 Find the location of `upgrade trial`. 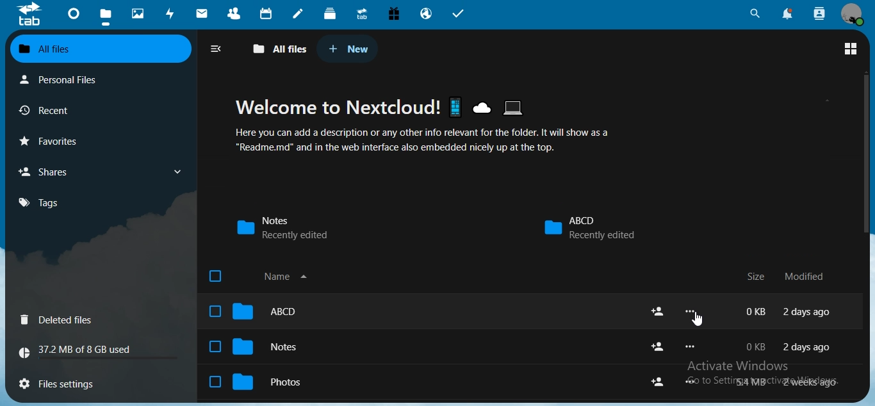

upgrade trial is located at coordinates (360, 13).